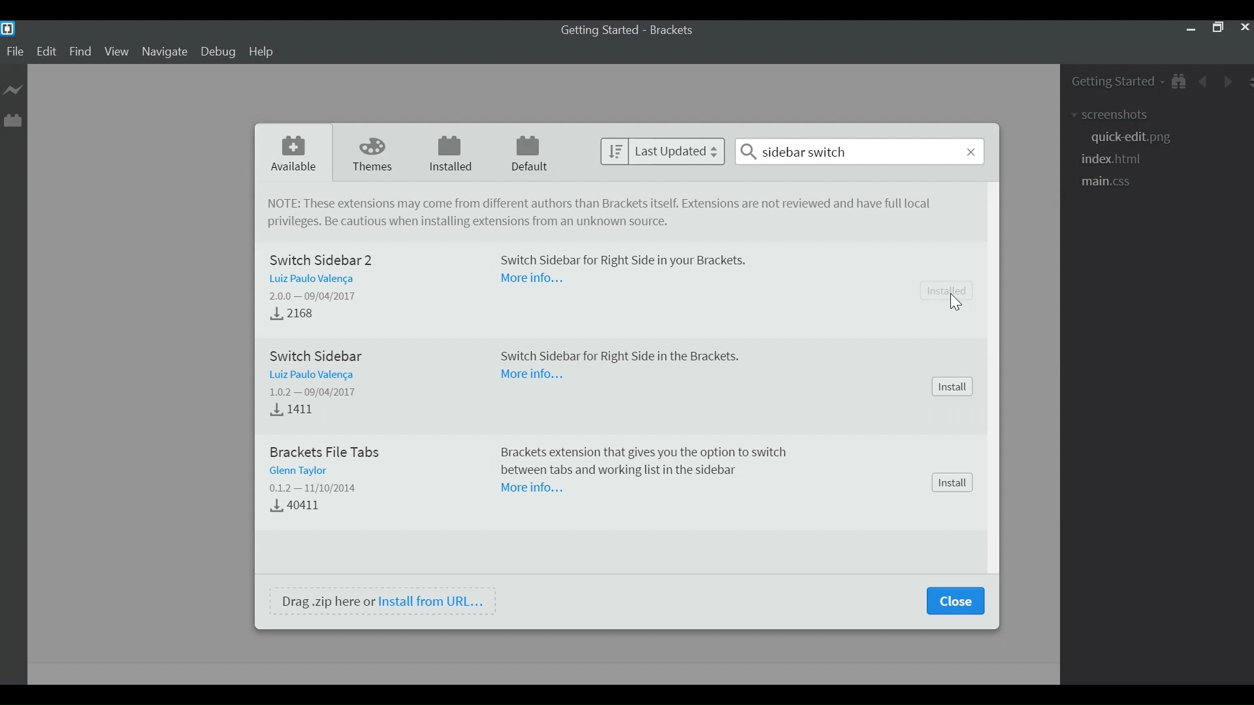 The image size is (1254, 705). What do you see at coordinates (293, 313) in the screenshot?
I see `Download` at bounding box center [293, 313].